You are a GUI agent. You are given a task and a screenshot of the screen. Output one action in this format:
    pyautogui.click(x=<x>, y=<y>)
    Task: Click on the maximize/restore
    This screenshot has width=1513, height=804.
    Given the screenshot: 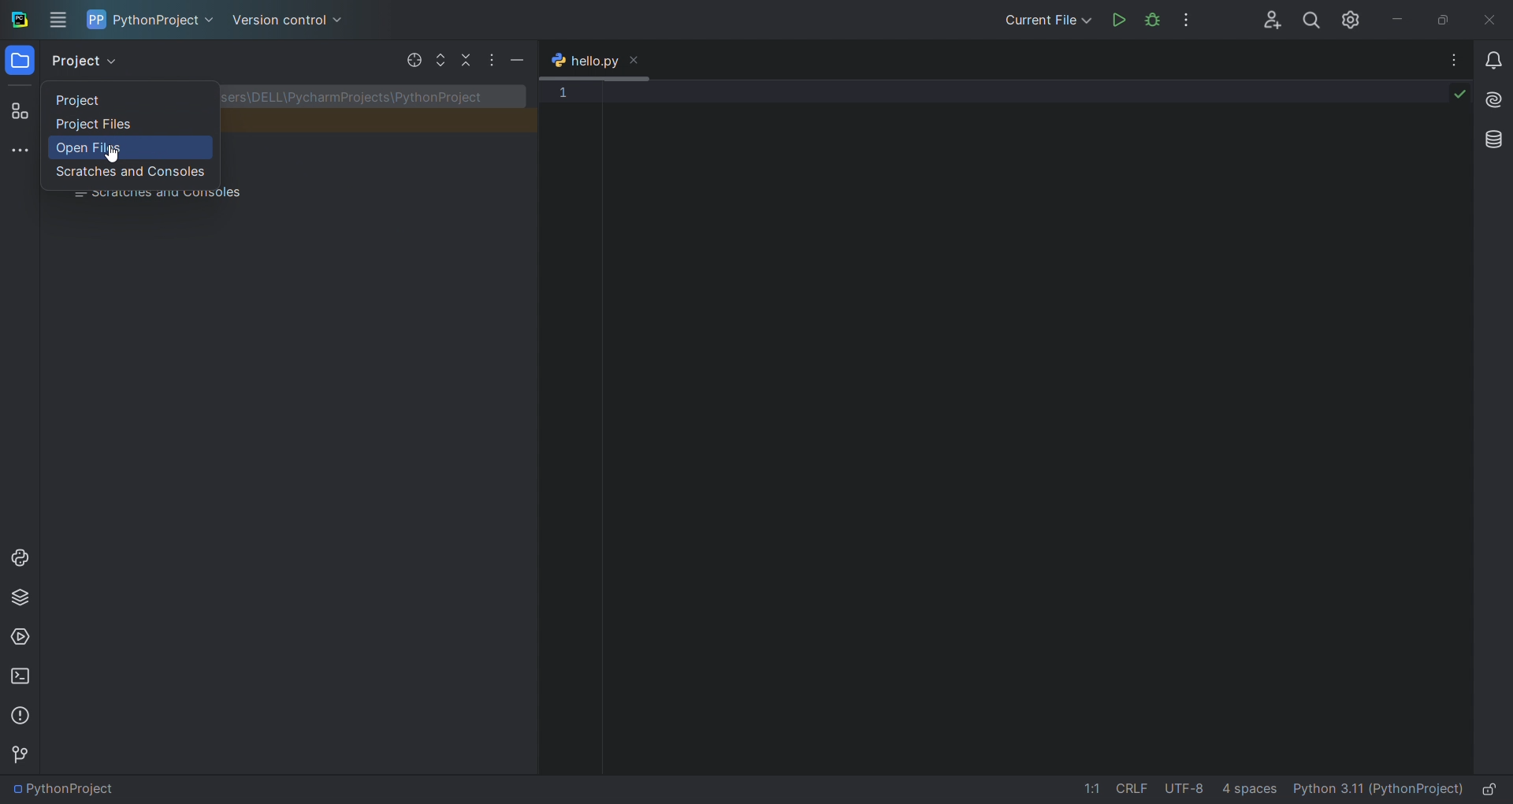 What is the action you would take?
    pyautogui.click(x=1439, y=18)
    